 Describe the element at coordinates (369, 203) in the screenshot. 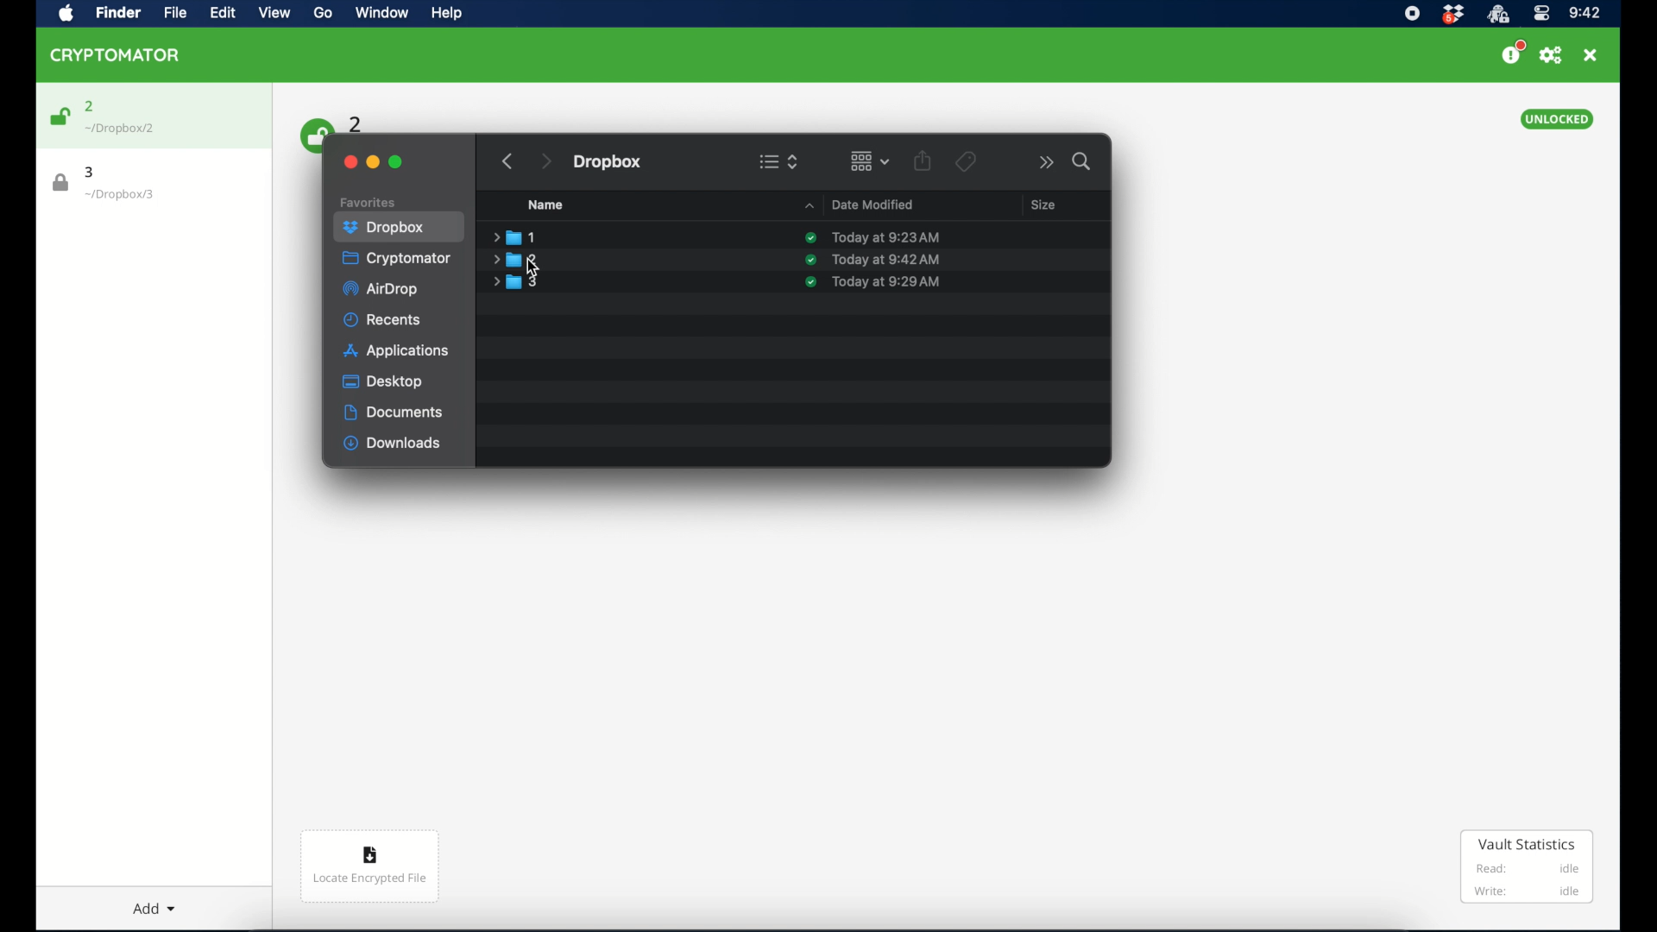

I see `favorites` at that location.